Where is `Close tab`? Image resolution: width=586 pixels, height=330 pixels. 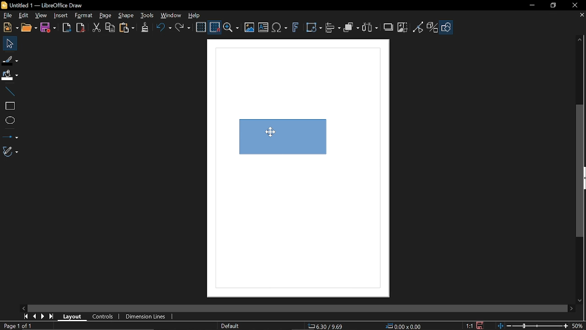 Close tab is located at coordinates (581, 16).